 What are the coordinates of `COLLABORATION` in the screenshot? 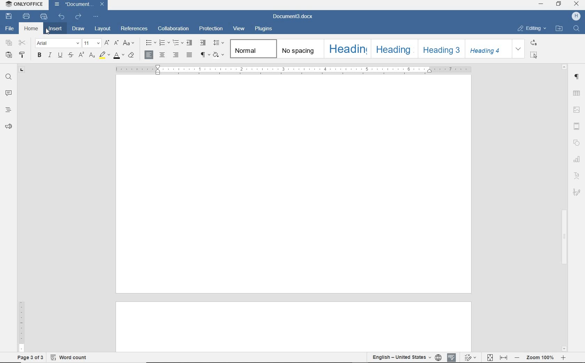 It's located at (173, 30).